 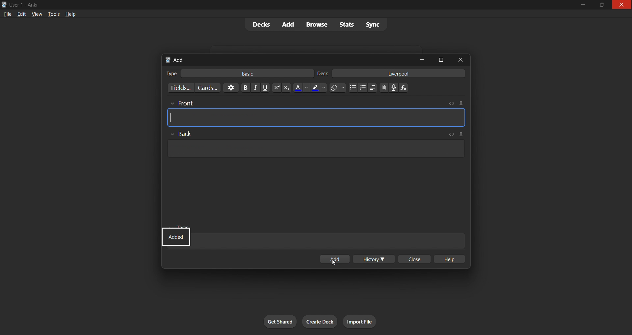 What do you see at coordinates (36, 14) in the screenshot?
I see `view` at bounding box center [36, 14].